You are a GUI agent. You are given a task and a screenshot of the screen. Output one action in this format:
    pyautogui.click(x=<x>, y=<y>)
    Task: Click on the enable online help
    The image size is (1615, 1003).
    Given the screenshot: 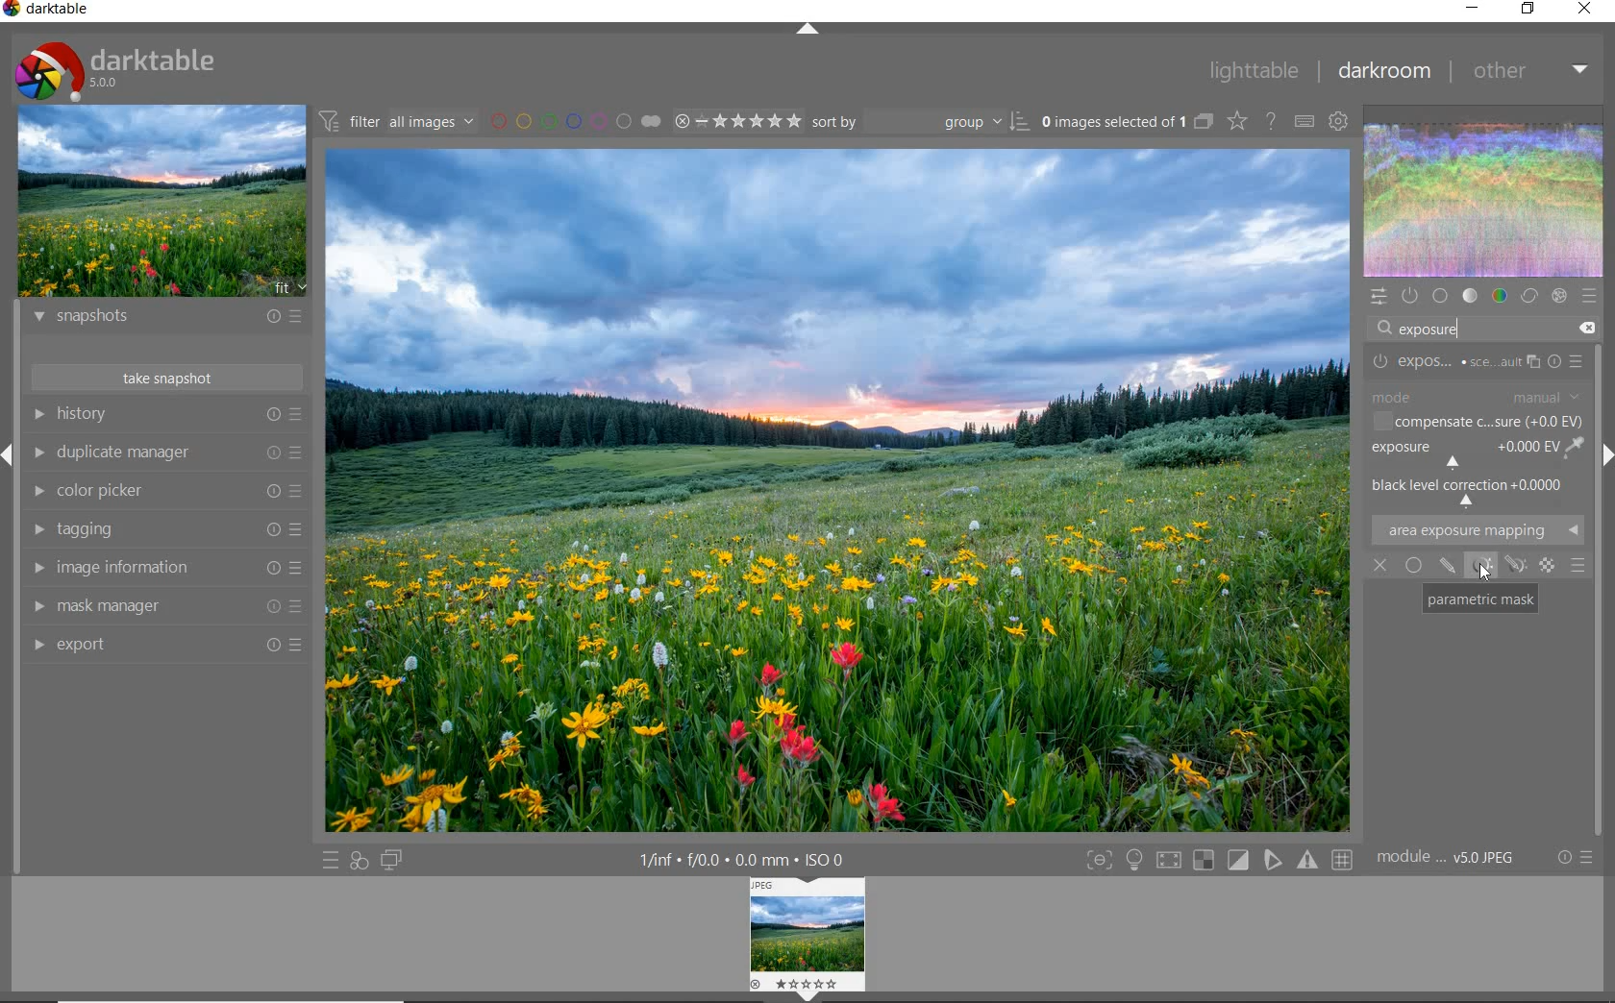 What is the action you would take?
    pyautogui.click(x=1270, y=123)
    